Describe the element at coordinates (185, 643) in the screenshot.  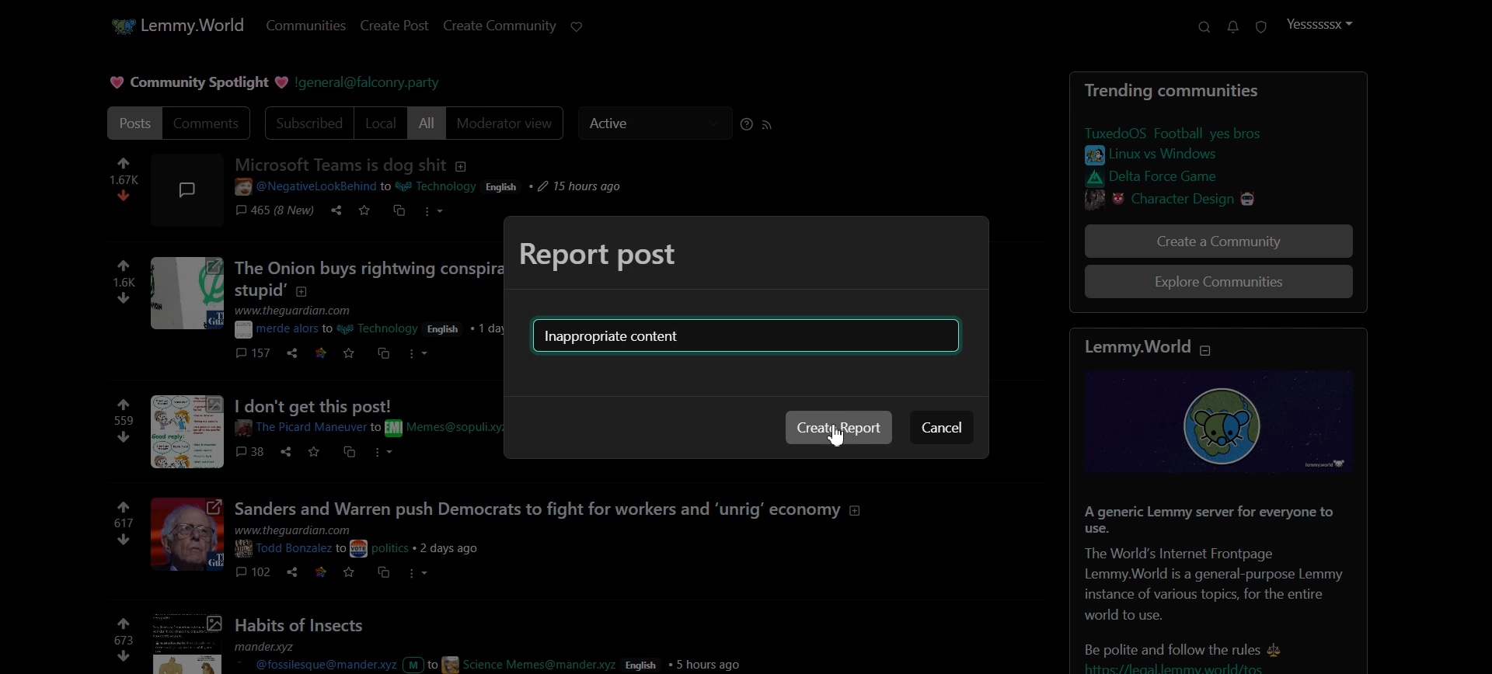
I see `image` at that location.